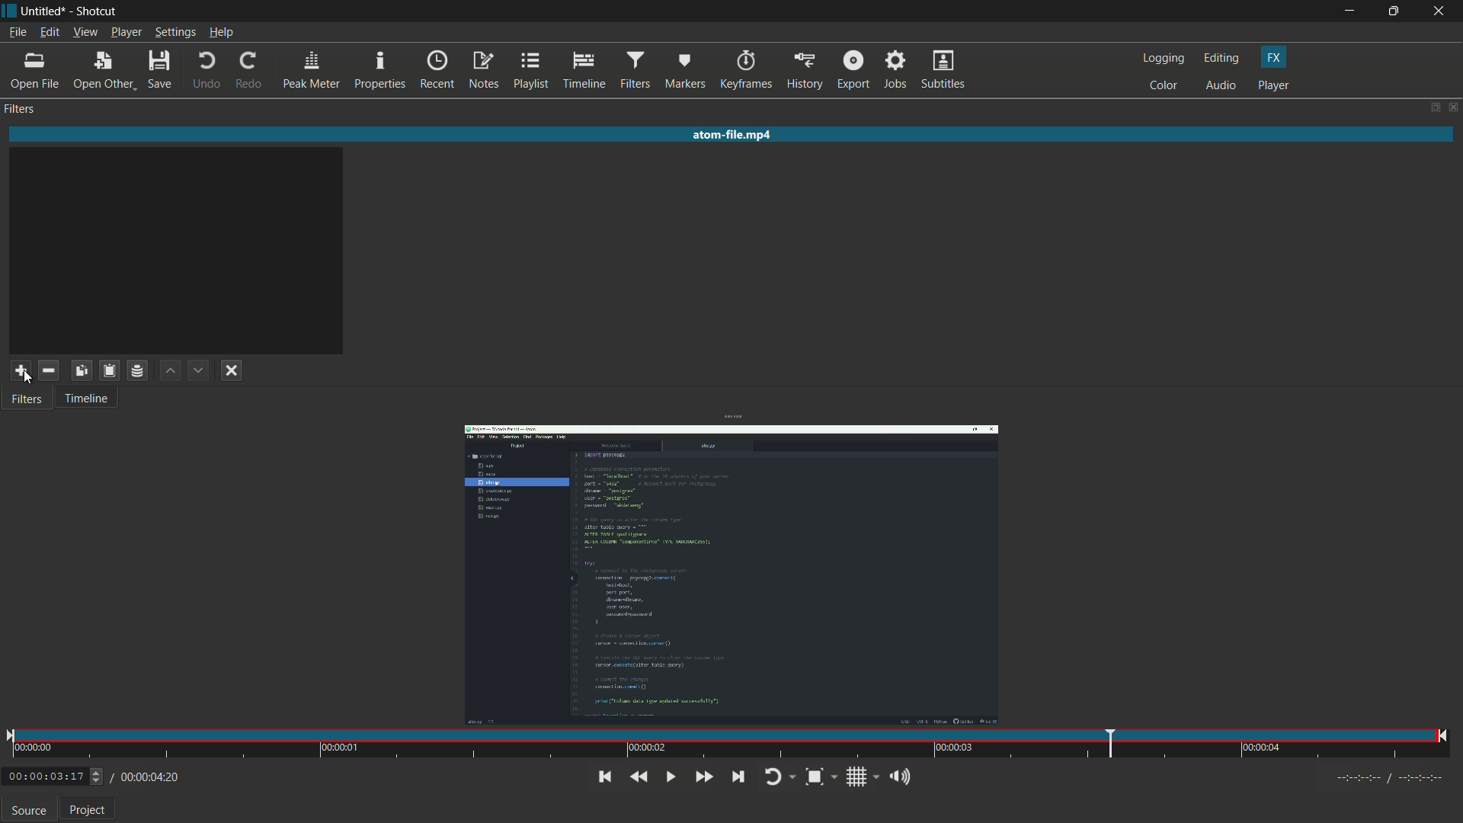 Image resolution: width=1463 pixels, height=823 pixels. I want to click on view menu, so click(85, 33).